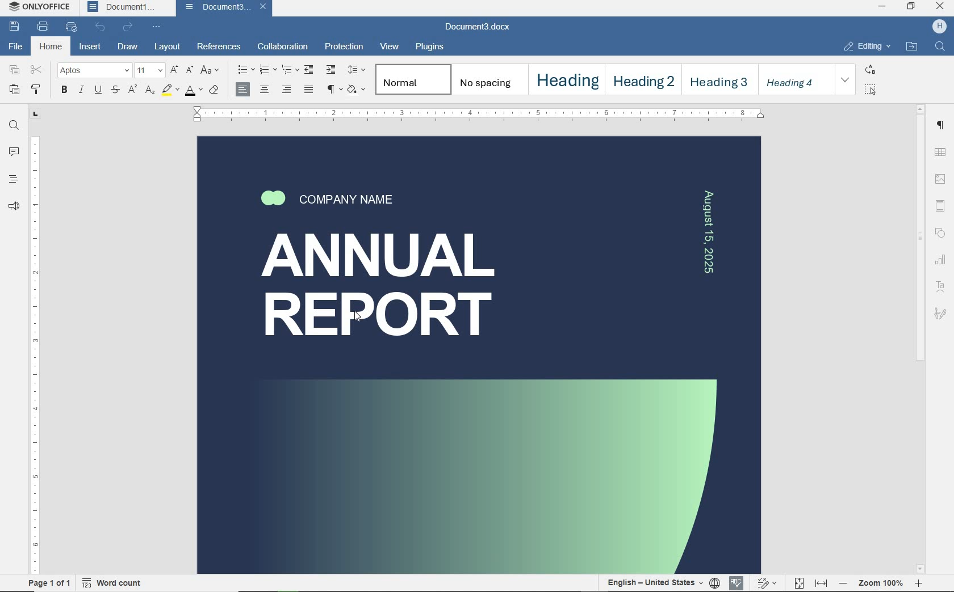 The height and width of the screenshot is (592, 954). Describe the element at coordinates (479, 353) in the screenshot. I see `COVER PAGE` at that location.